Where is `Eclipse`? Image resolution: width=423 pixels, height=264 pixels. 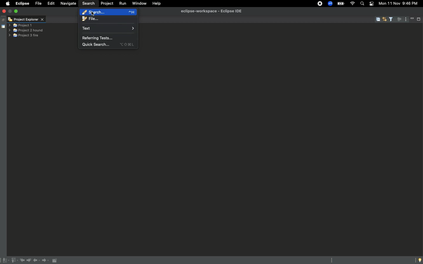
Eclipse is located at coordinates (22, 3).